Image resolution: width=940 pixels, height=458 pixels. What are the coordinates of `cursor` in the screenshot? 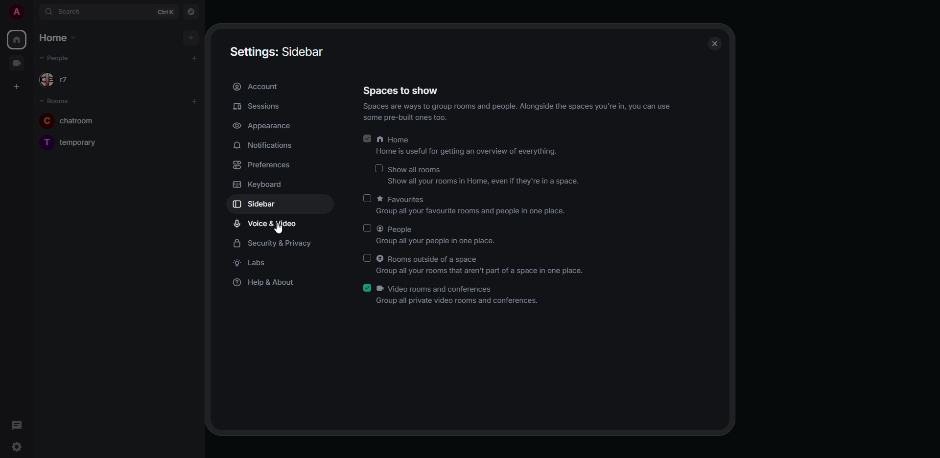 It's located at (274, 229).